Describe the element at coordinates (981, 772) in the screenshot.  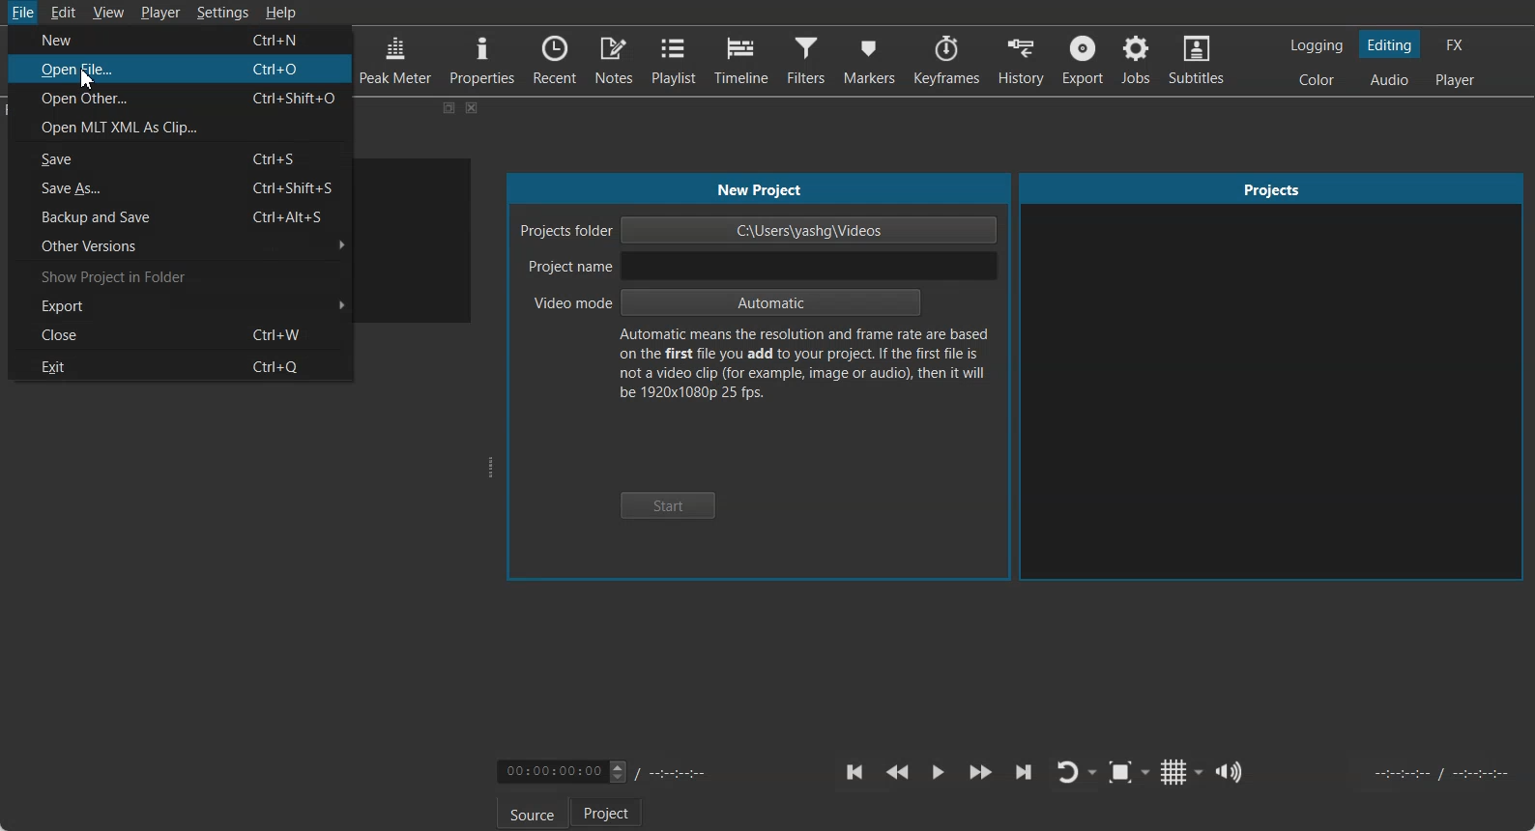
I see `Play Quickly Forward` at that location.